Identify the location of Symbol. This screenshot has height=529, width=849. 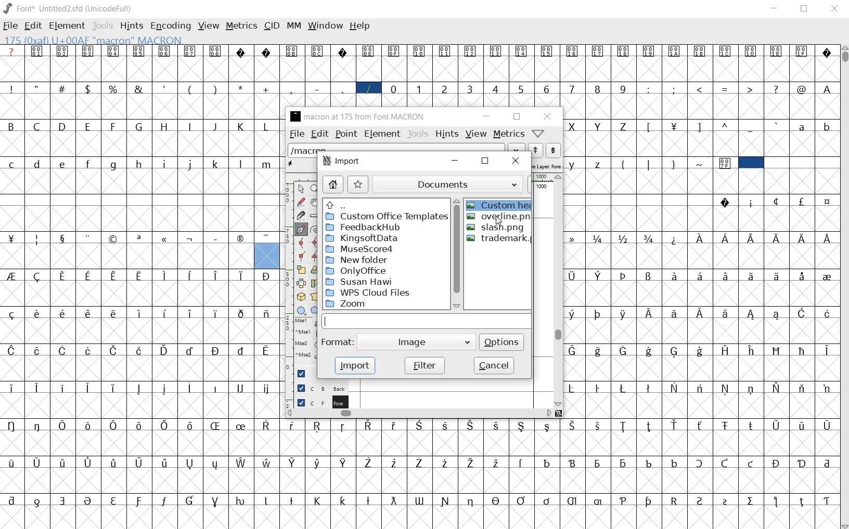
(598, 350).